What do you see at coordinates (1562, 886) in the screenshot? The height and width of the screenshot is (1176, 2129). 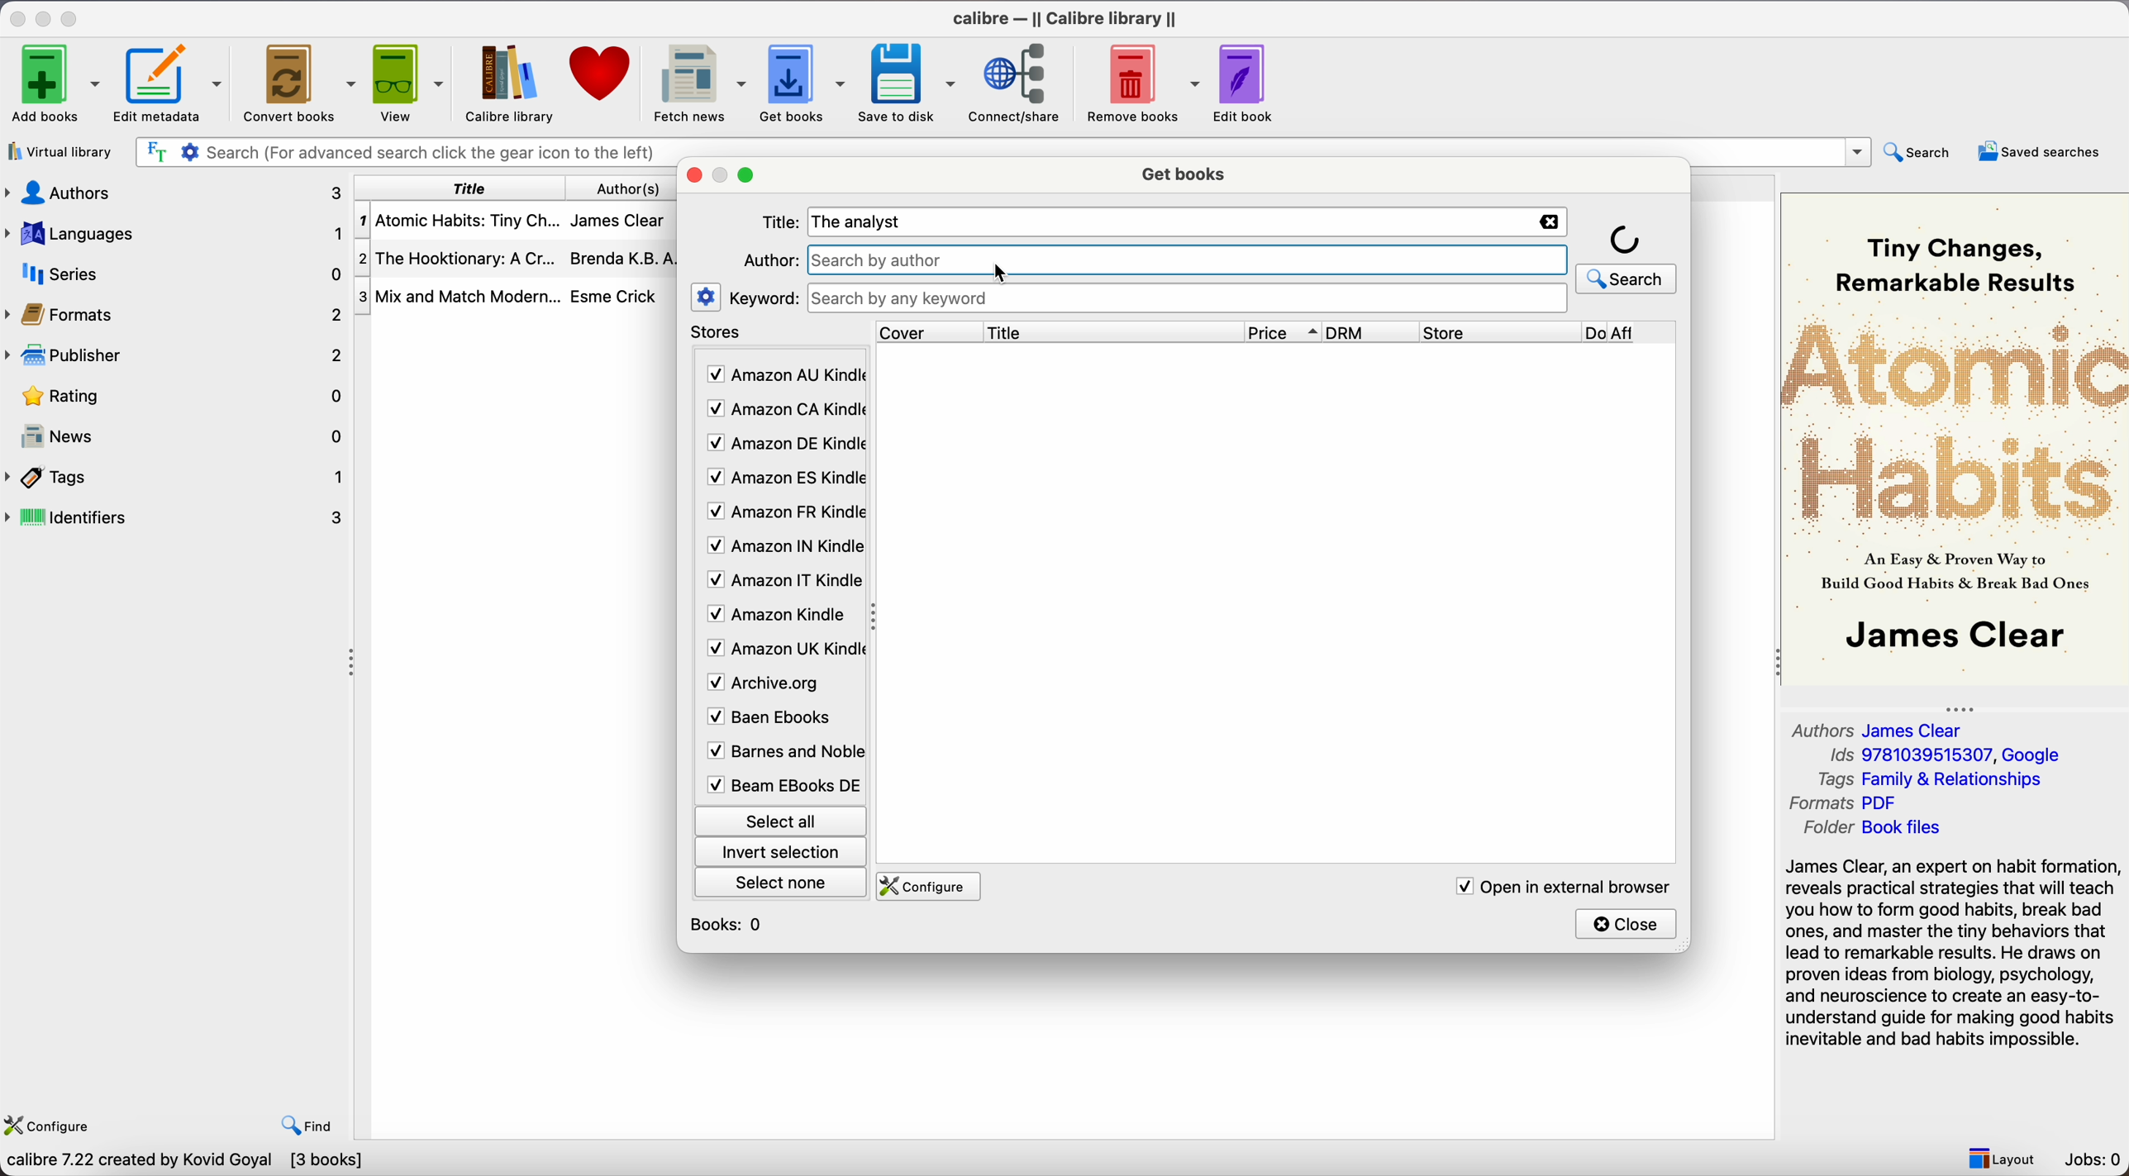 I see `open in external browser` at bounding box center [1562, 886].